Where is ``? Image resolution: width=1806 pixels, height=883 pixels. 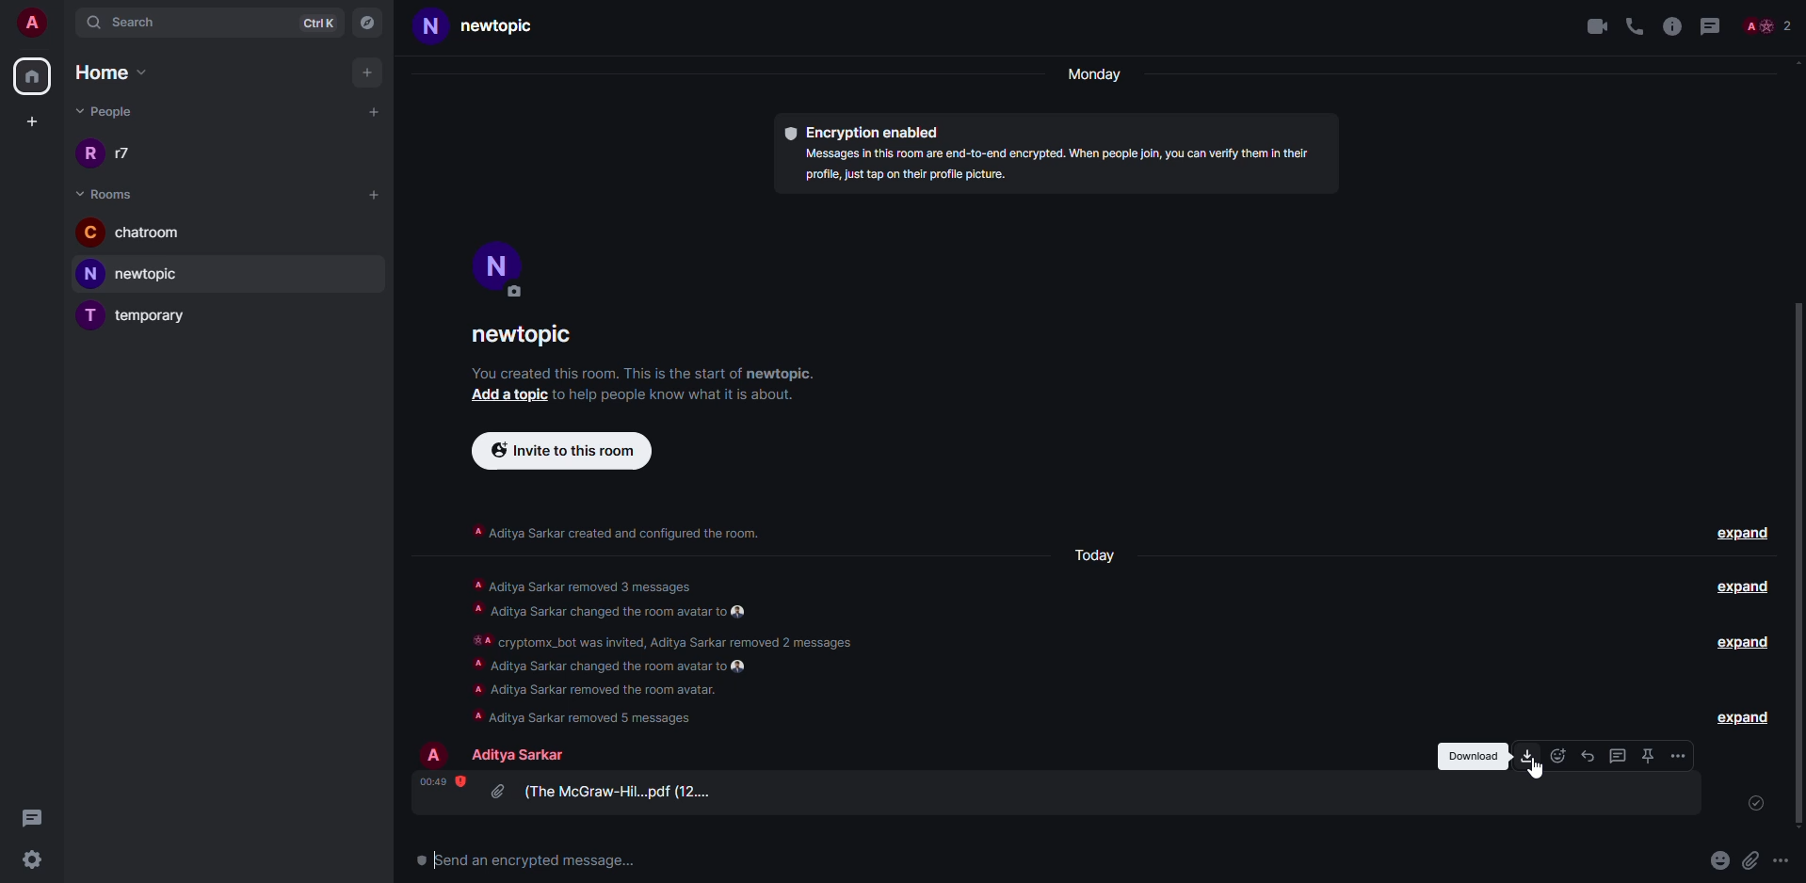
 is located at coordinates (1774, 24).